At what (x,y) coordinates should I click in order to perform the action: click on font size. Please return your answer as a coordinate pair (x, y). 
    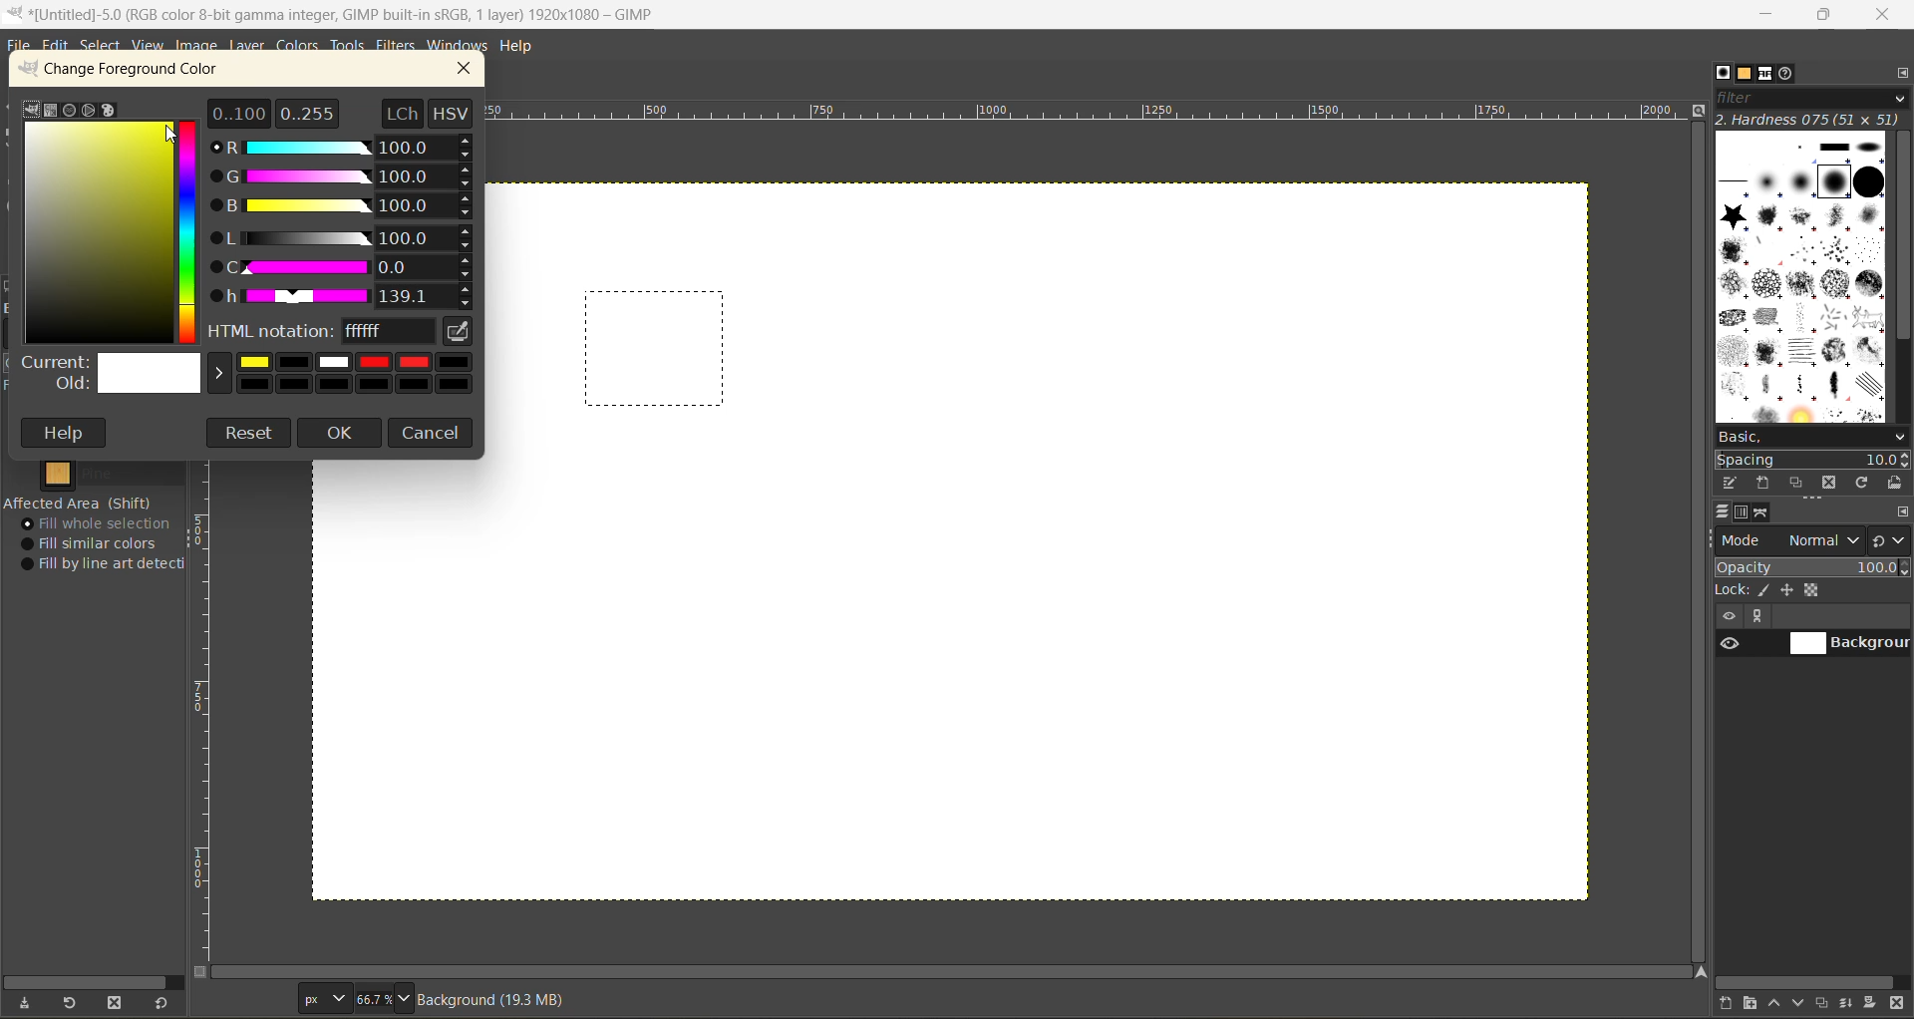
    Looking at the image, I should click on (363, 998).